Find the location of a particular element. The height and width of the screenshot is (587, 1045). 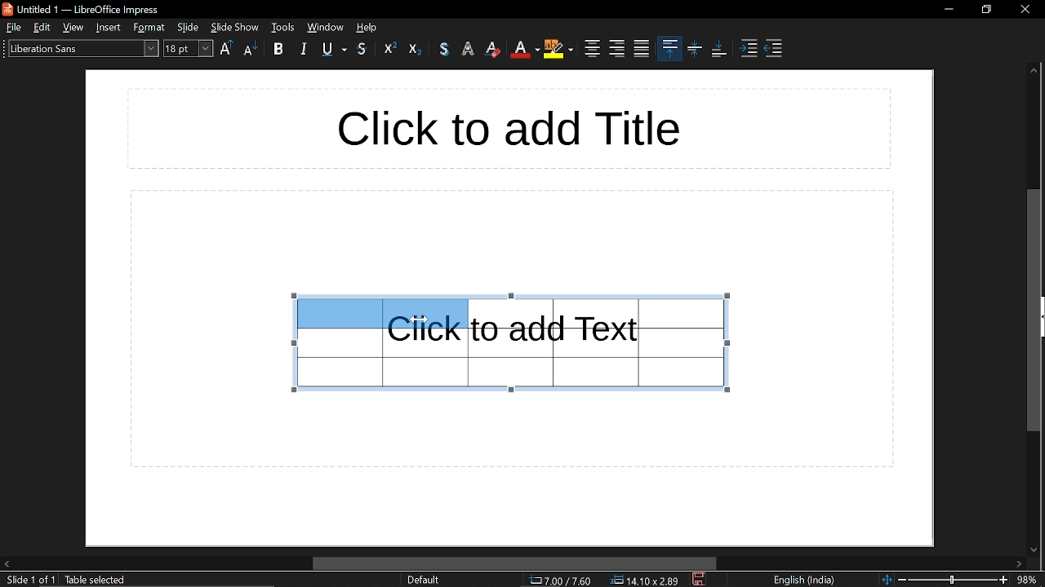

center is located at coordinates (590, 49).